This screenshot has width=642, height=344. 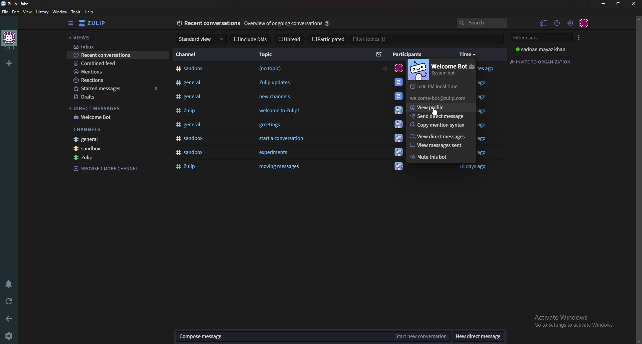 I want to click on Recent conversations, so click(x=208, y=23).